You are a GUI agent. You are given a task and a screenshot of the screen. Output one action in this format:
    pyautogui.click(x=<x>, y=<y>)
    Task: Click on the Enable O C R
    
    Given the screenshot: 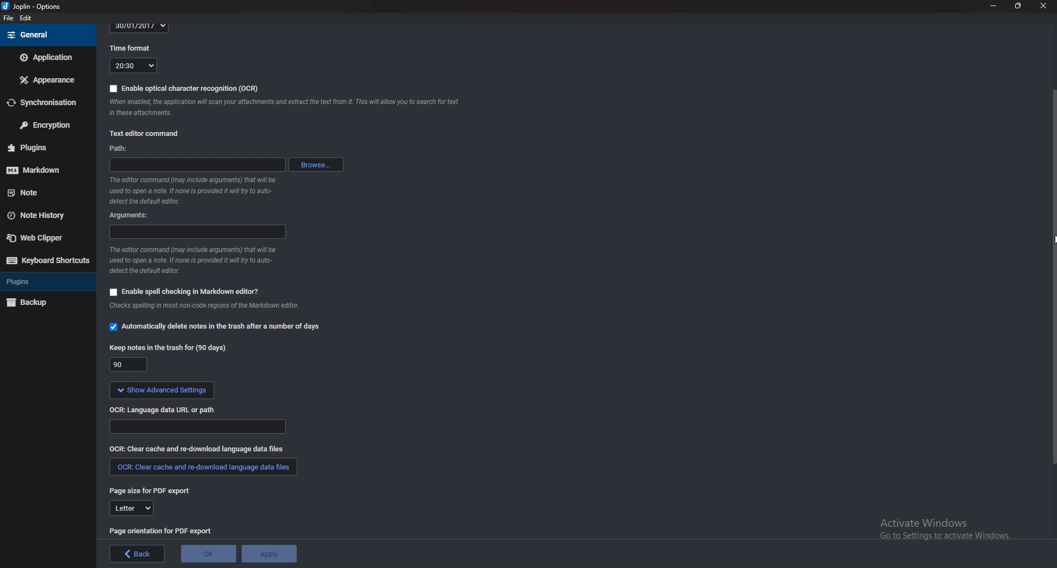 What is the action you would take?
    pyautogui.click(x=184, y=89)
    